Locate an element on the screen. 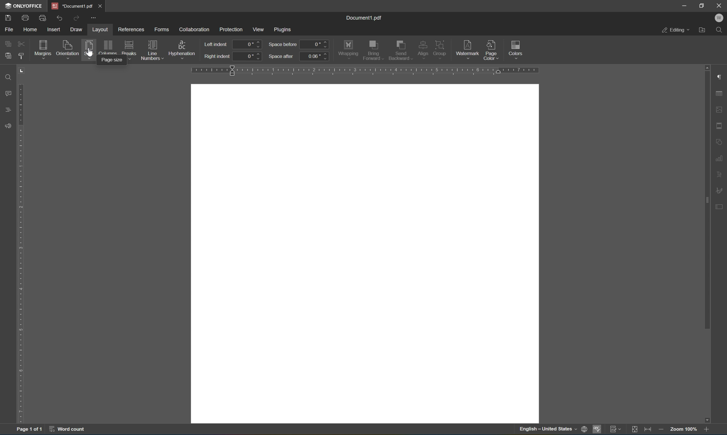 This screenshot has height=435, width=727. zoom out is located at coordinates (661, 430).